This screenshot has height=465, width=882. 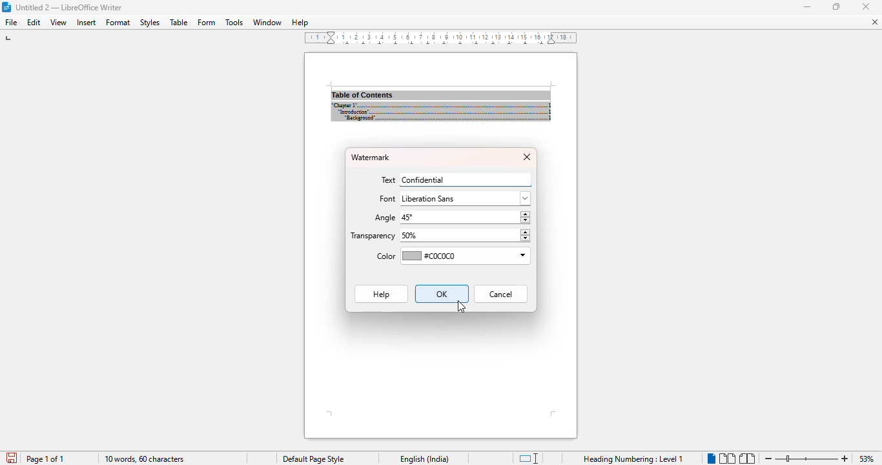 I want to click on #C0C0C0, so click(x=465, y=255).